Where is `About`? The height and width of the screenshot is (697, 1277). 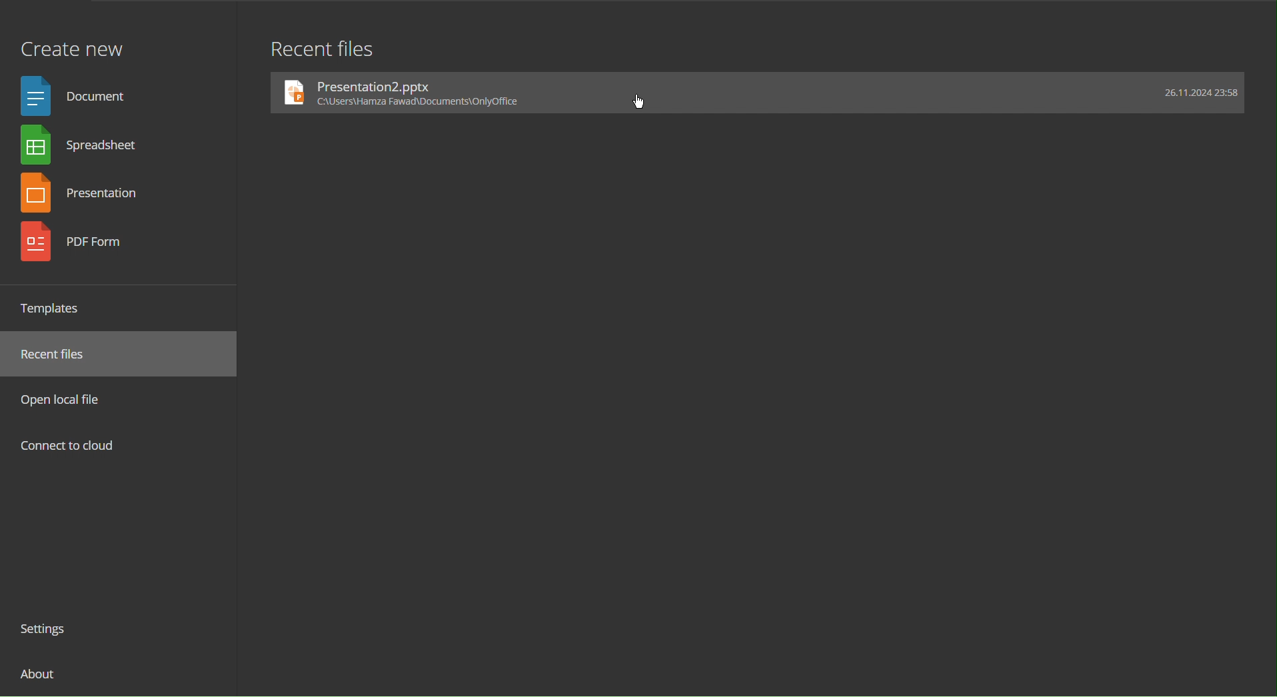 About is located at coordinates (40, 679).